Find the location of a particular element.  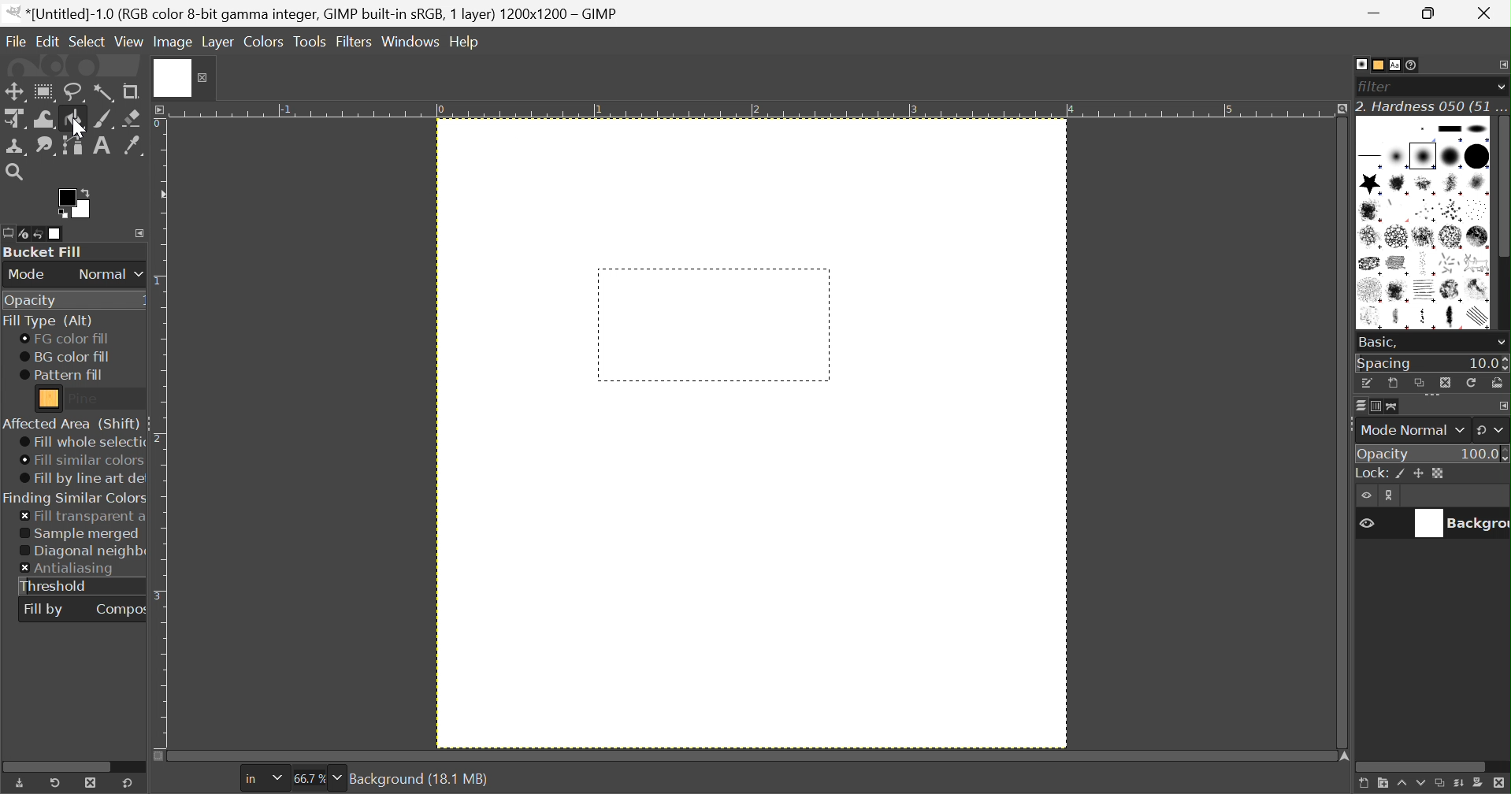

 is located at coordinates (1450, 128).